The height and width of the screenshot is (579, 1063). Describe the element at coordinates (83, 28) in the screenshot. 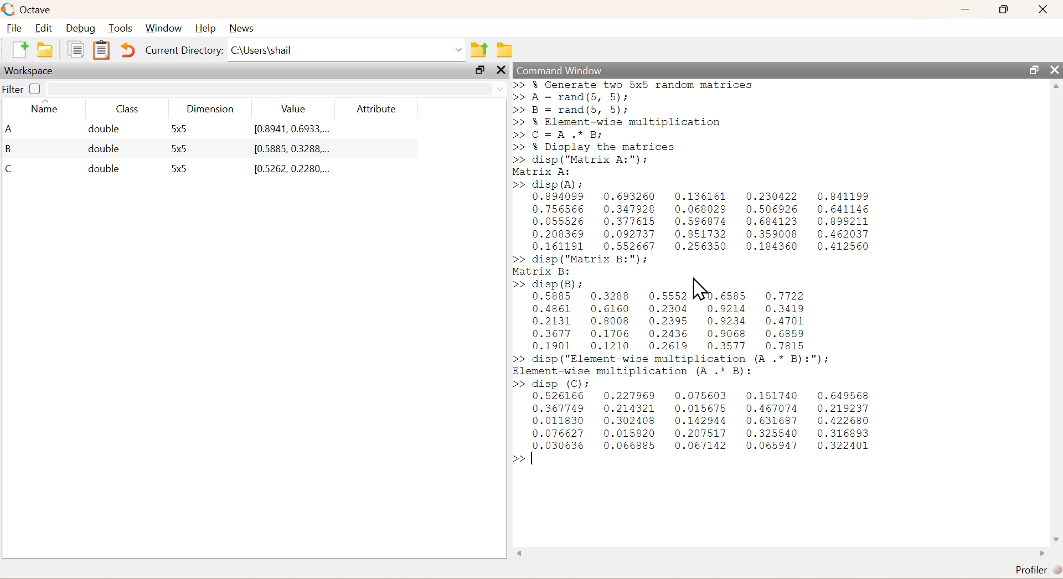

I see `Debug` at that location.